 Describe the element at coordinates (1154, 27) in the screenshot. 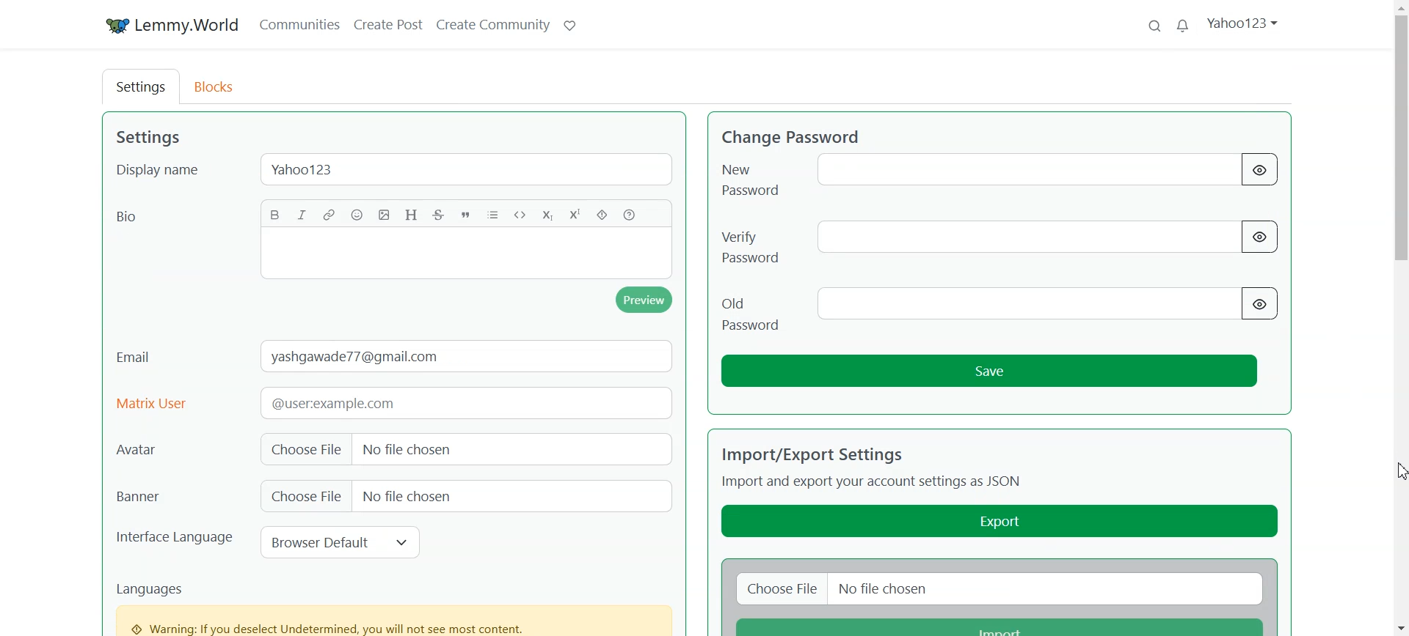

I see `Search` at that location.